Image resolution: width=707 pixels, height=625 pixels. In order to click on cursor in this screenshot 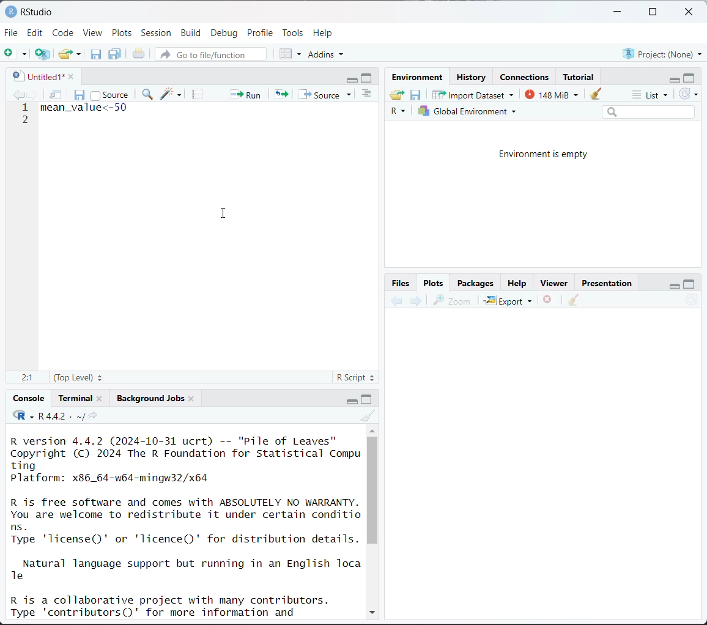, I will do `click(226, 213)`.